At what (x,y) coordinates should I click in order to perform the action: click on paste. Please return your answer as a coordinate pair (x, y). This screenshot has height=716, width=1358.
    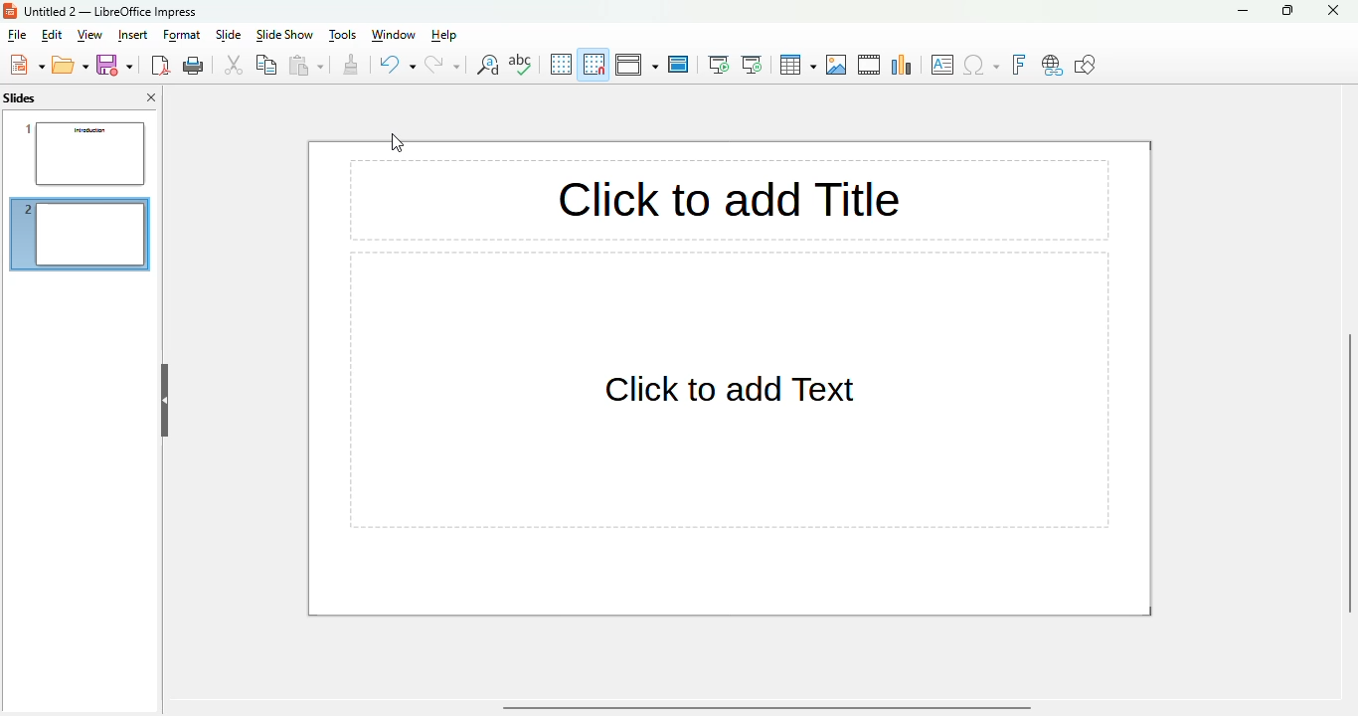
    Looking at the image, I should click on (307, 65).